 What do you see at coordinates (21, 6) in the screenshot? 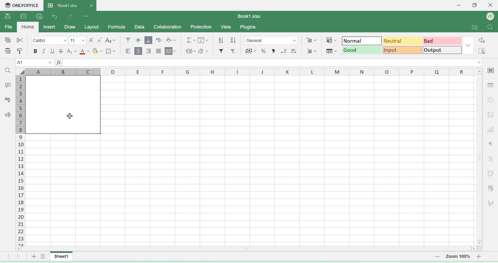
I see `onlyoffice logo` at bounding box center [21, 6].